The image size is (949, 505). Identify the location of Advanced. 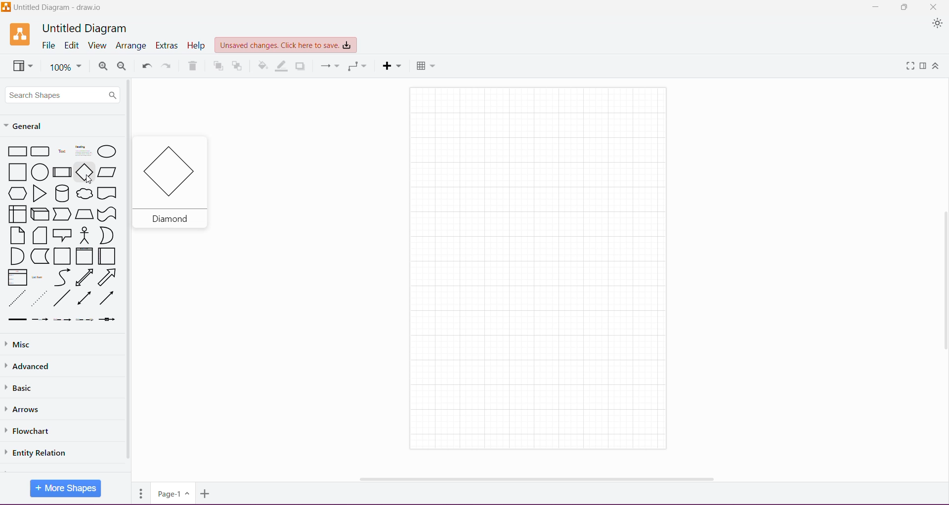
(31, 366).